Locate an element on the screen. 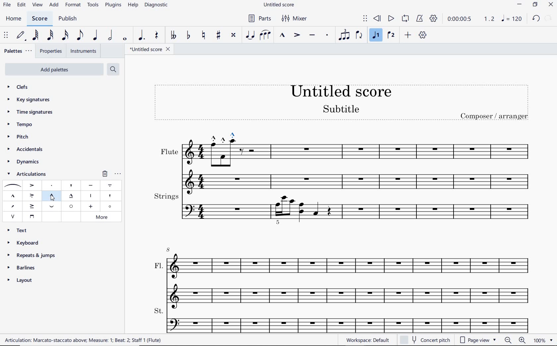 The width and height of the screenshot is (557, 346). MORE is located at coordinates (103, 217).